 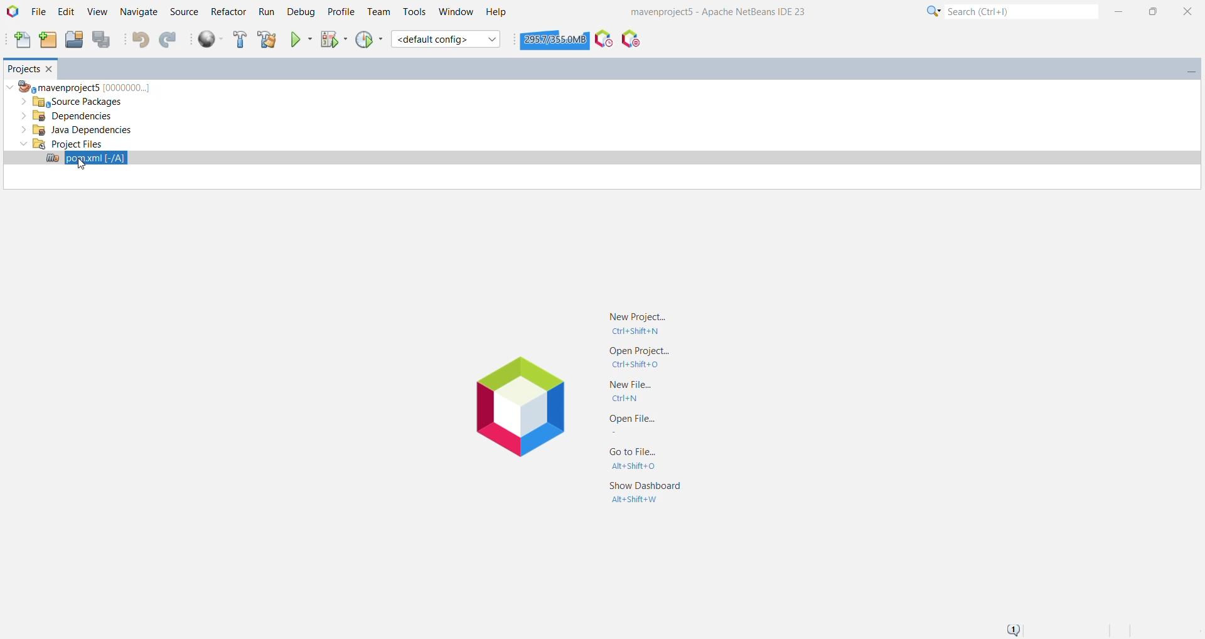 What do you see at coordinates (639, 323) in the screenshot?
I see `New Project` at bounding box center [639, 323].